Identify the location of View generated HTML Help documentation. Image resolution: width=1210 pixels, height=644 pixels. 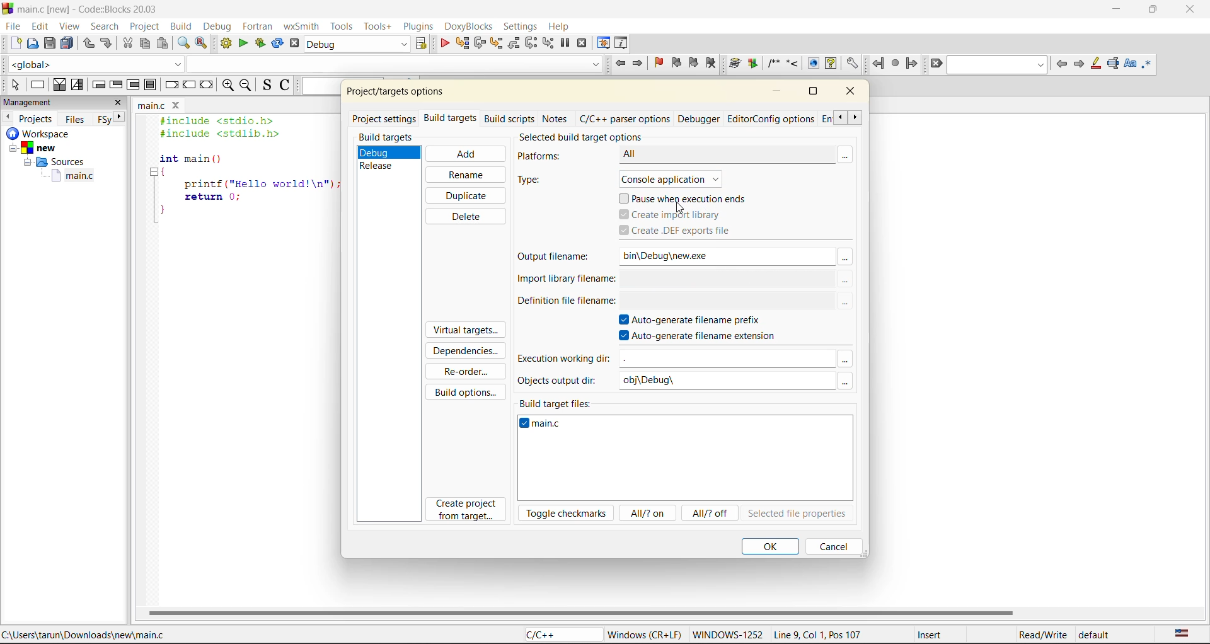
(831, 62).